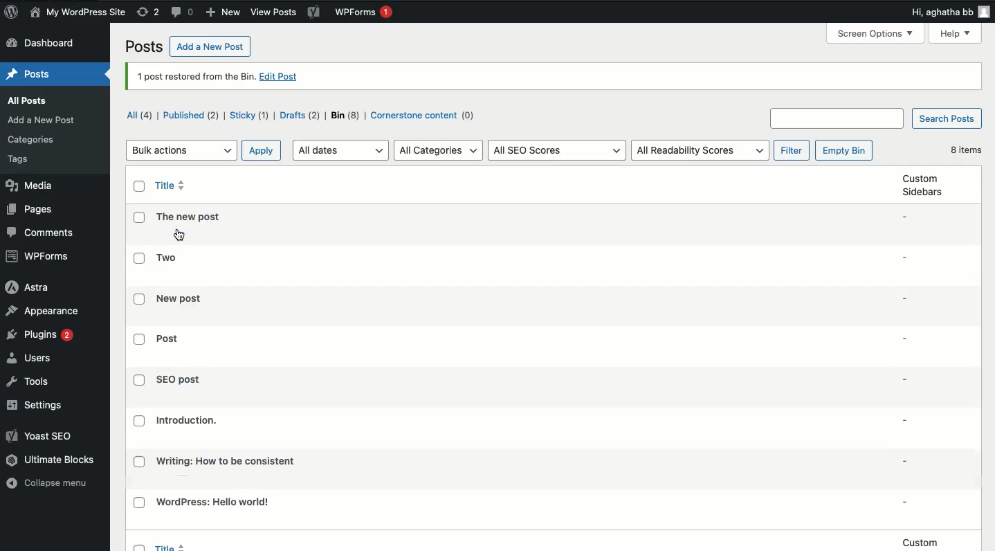 This screenshot has height=551, width=995. What do you see at coordinates (210, 47) in the screenshot?
I see `Add a new post` at bounding box center [210, 47].